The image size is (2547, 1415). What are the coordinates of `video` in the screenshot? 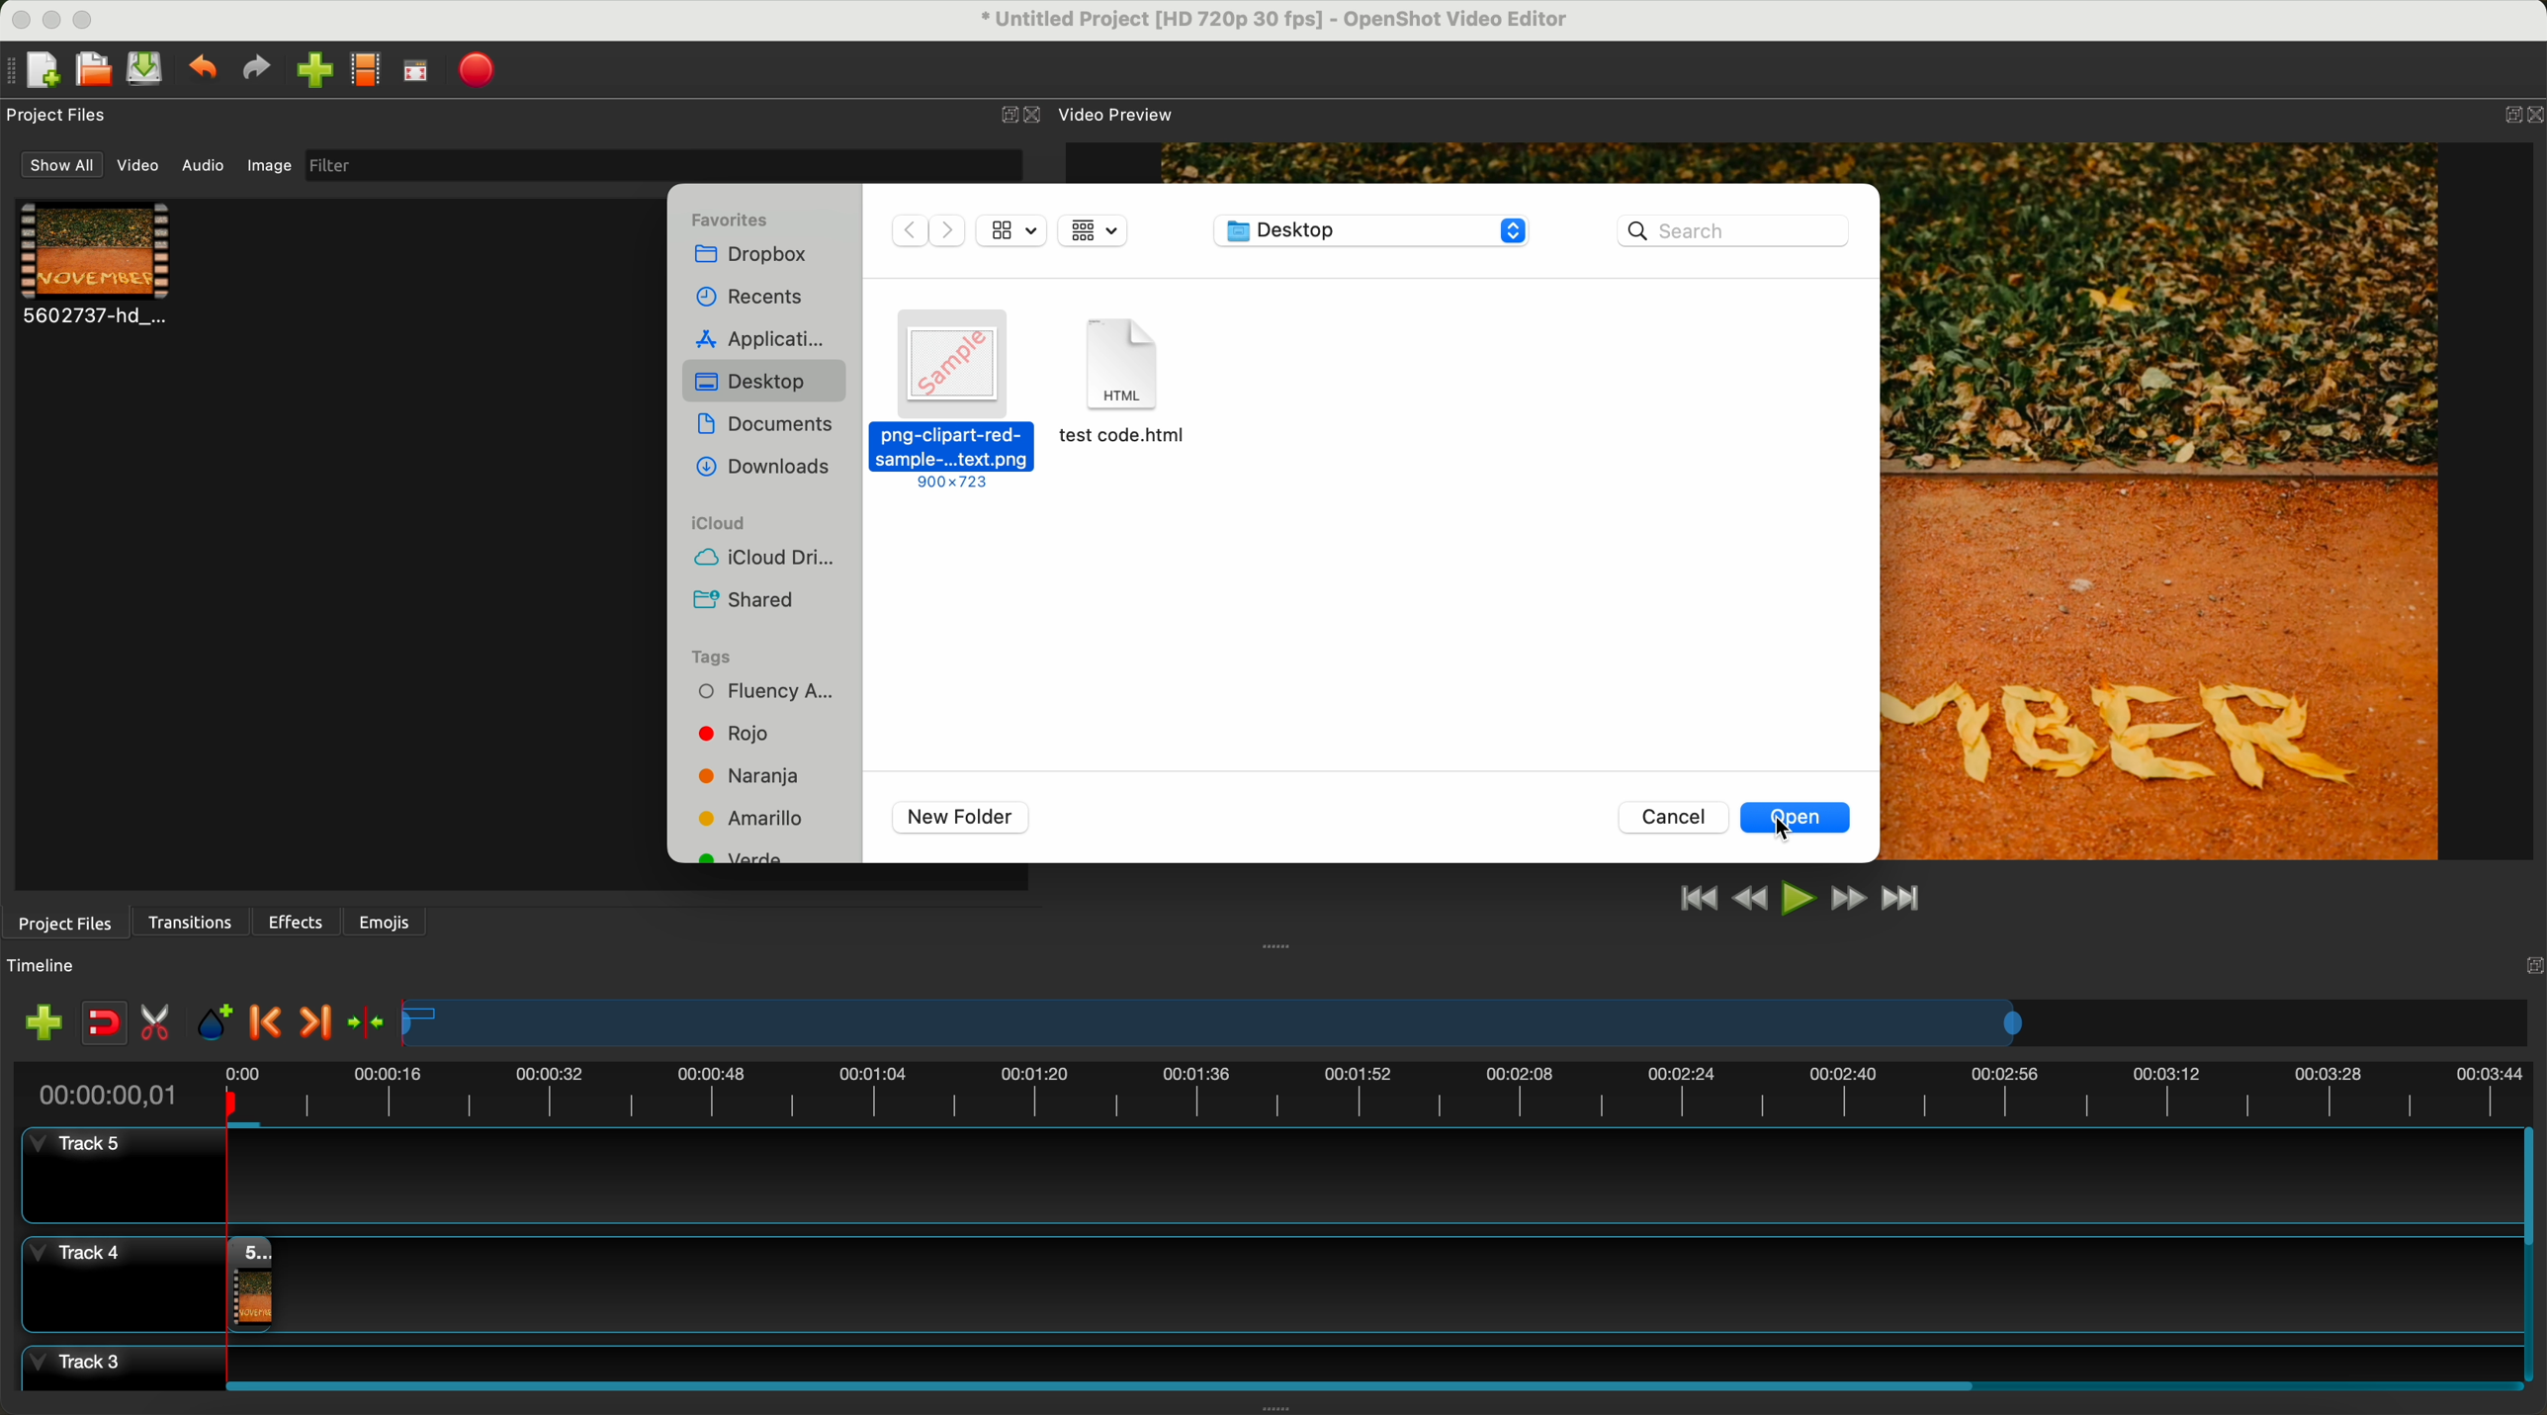 It's located at (97, 267).